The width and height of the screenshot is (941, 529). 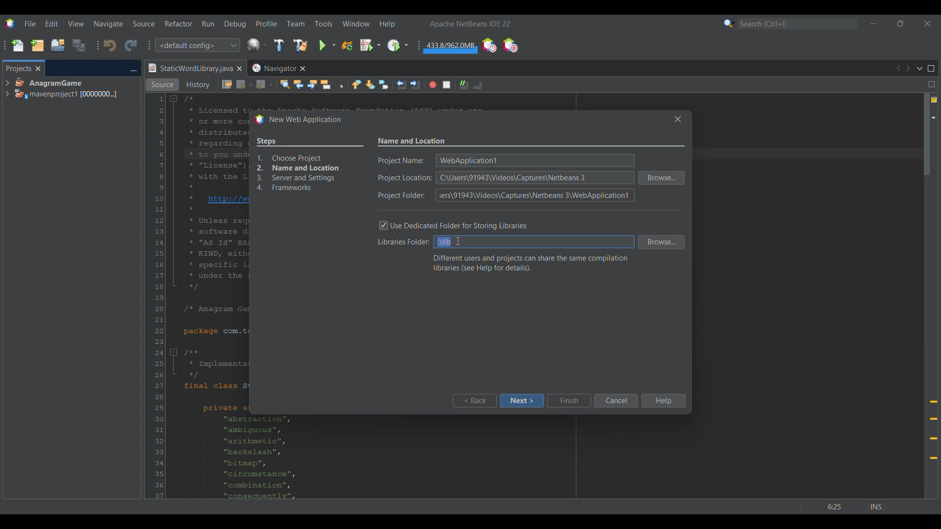 I want to click on Previous, so click(x=897, y=69).